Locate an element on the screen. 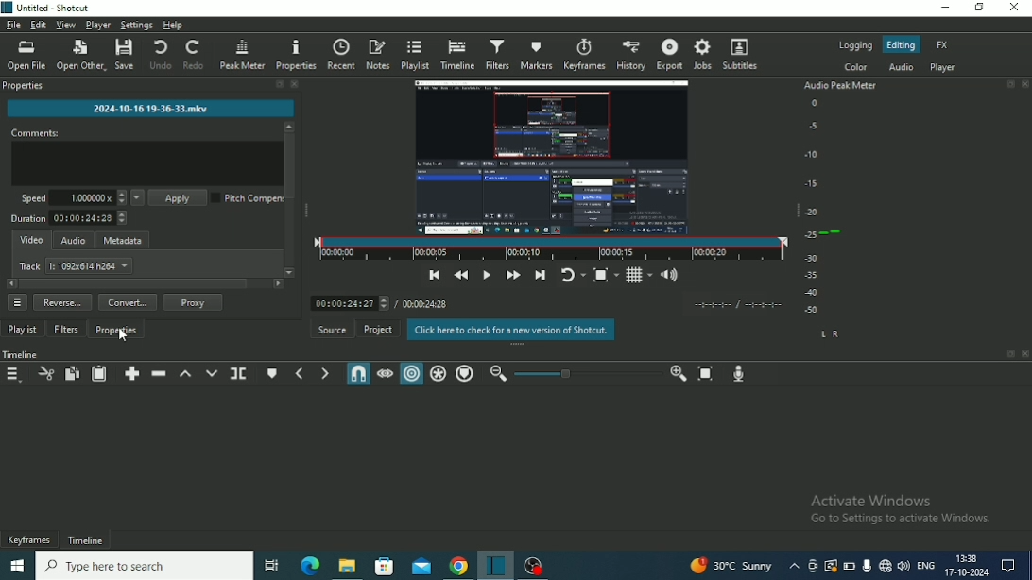  Previous Marker is located at coordinates (299, 373).